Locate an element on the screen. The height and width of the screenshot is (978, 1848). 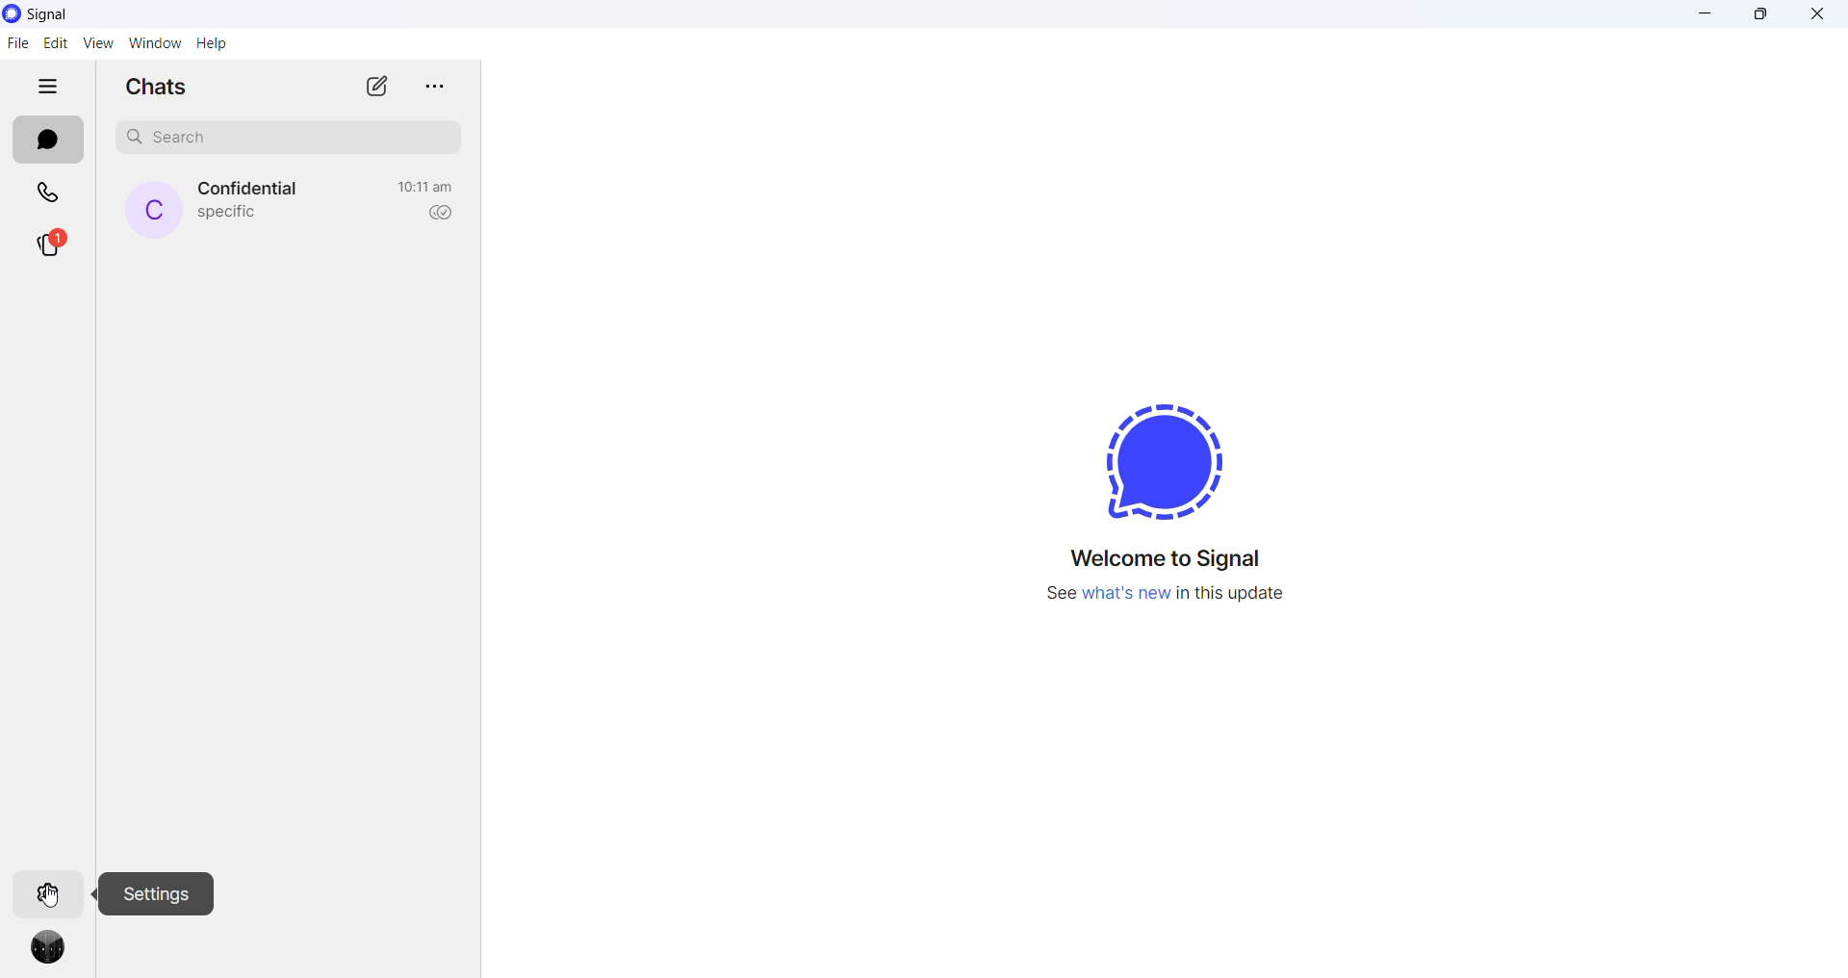
profile picture is located at coordinates (53, 953).